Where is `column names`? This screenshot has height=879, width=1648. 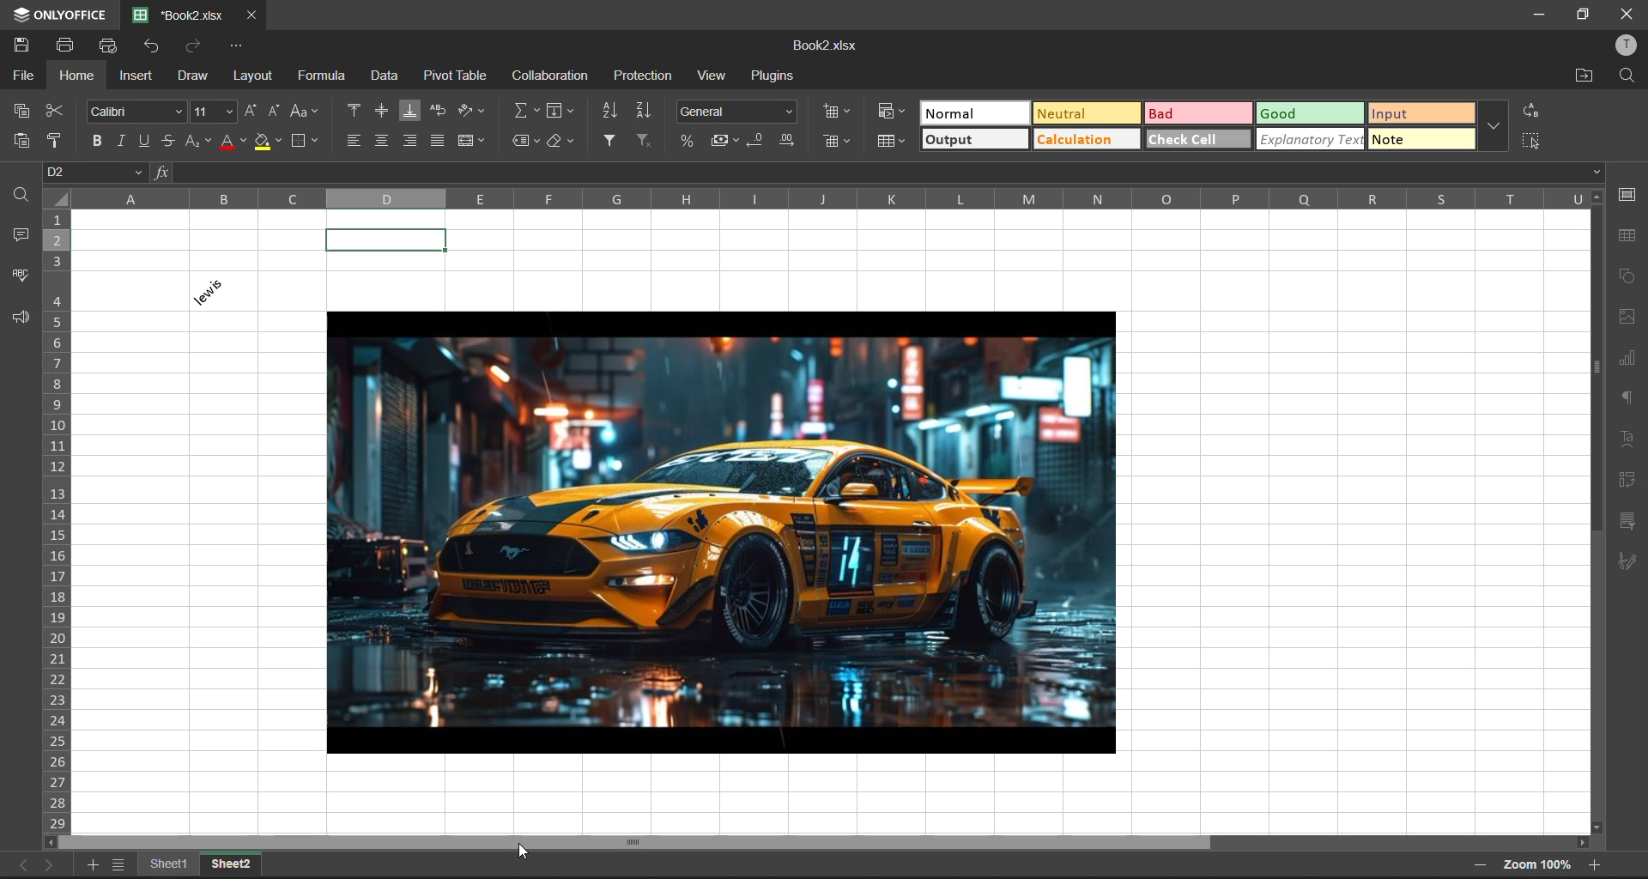
column names is located at coordinates (842, 197).